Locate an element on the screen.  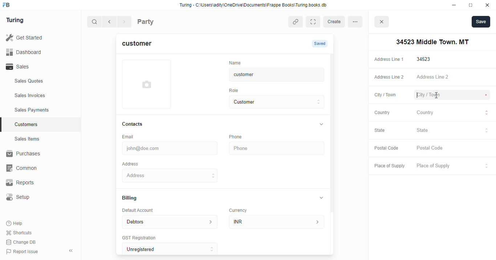
Address Line 2 is located at coordinates (387, 77).